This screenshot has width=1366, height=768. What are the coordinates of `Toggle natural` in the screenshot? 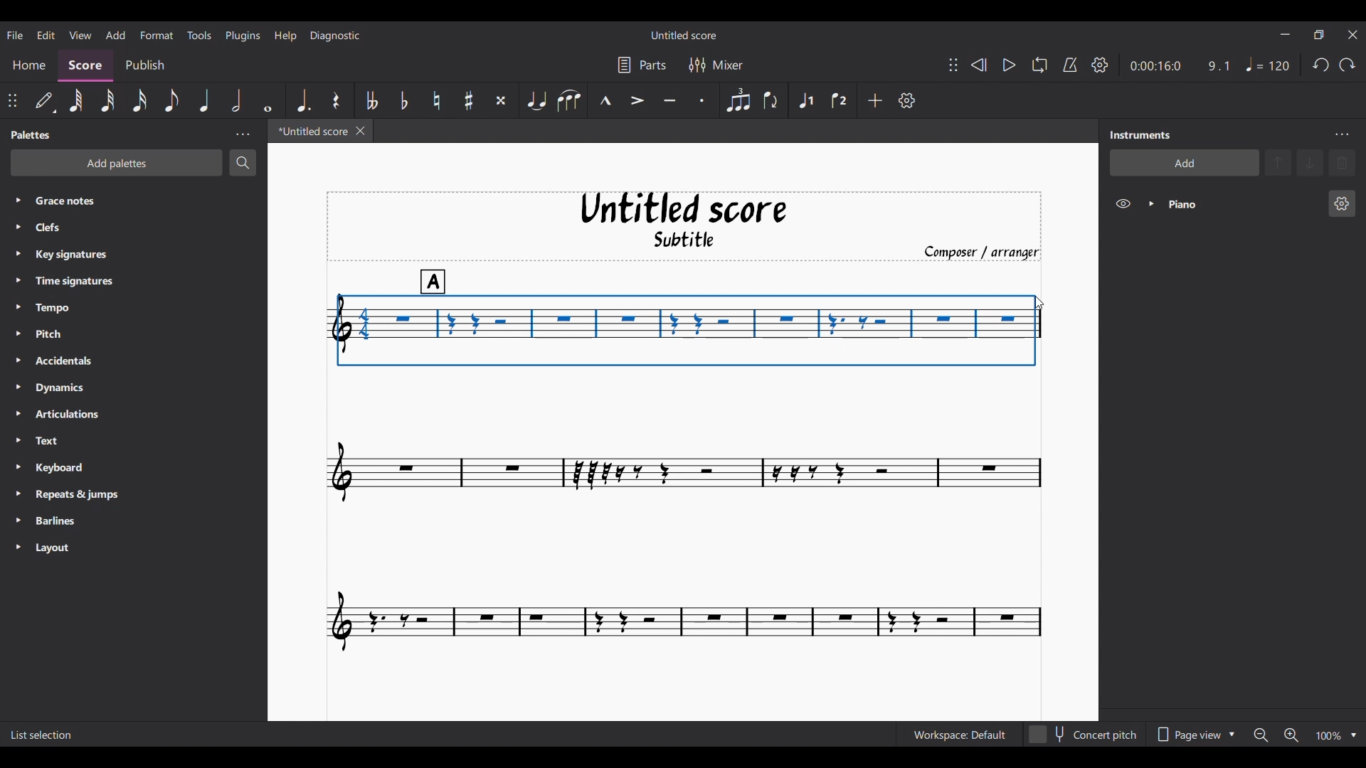 It's located at (436, 100).